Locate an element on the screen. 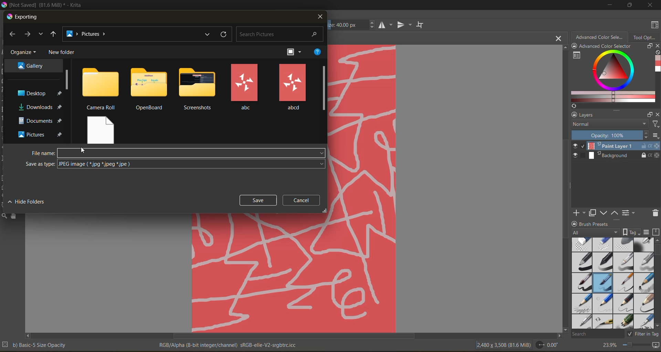 Image resolution: width=661 pixels, height=352 pixels. folders is located at coordinates (149, 89).